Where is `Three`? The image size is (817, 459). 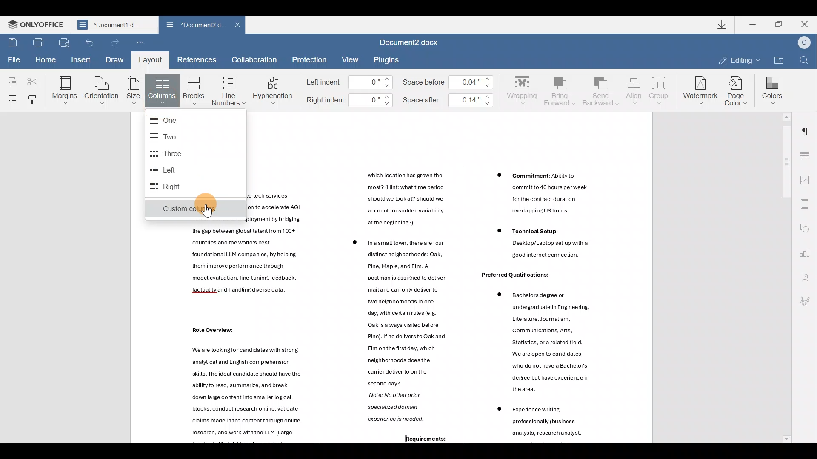 Three is located at coordinates (171, 153).